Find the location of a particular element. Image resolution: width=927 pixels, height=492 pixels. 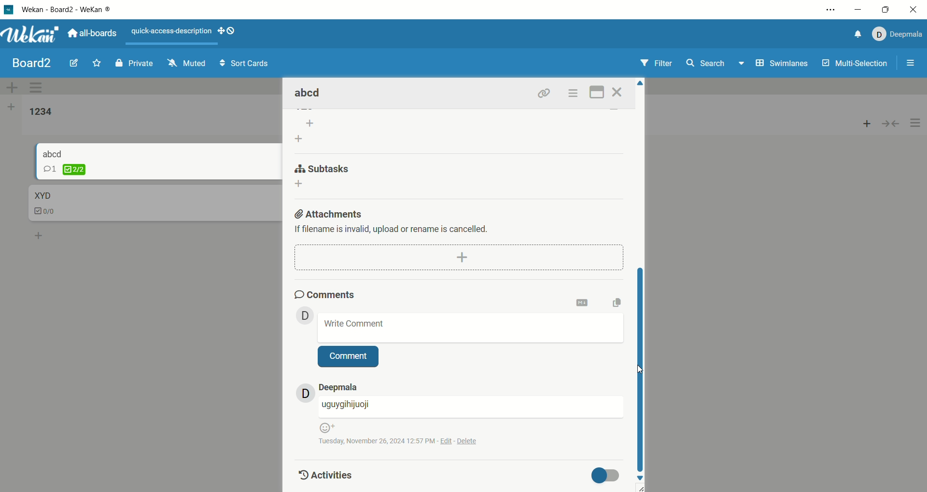

options is located at coordinates (916, 123).